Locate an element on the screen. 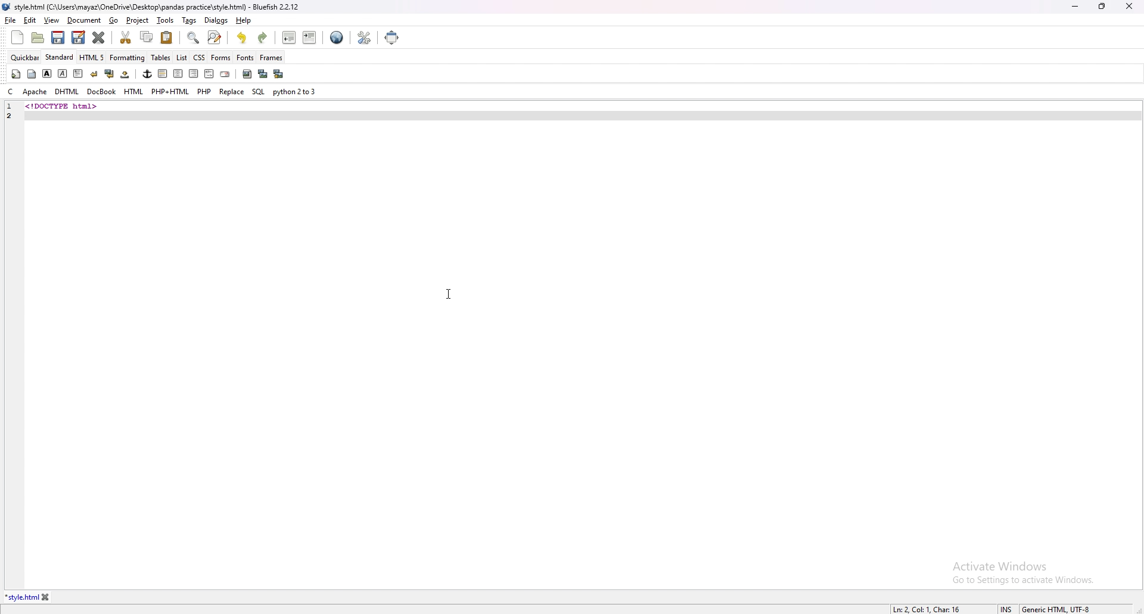  encoding is located at coordinates (1056, 608).